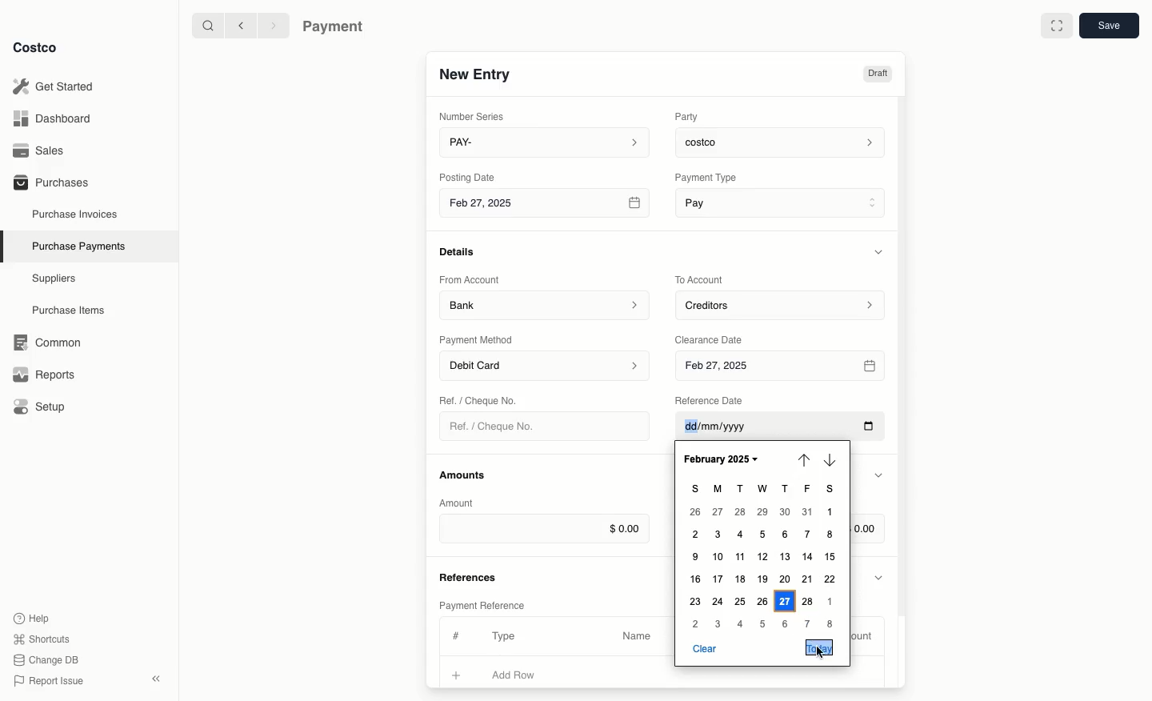  I want to click on Payment, so click(337, 28).